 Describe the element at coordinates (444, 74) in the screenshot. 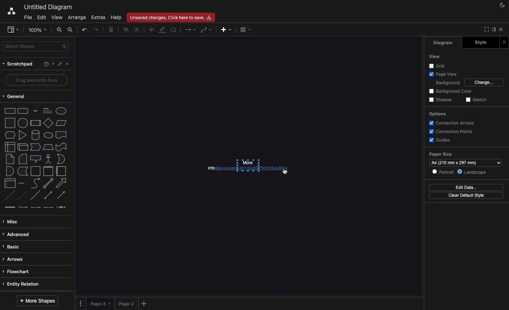

I see `Page view` at that location.